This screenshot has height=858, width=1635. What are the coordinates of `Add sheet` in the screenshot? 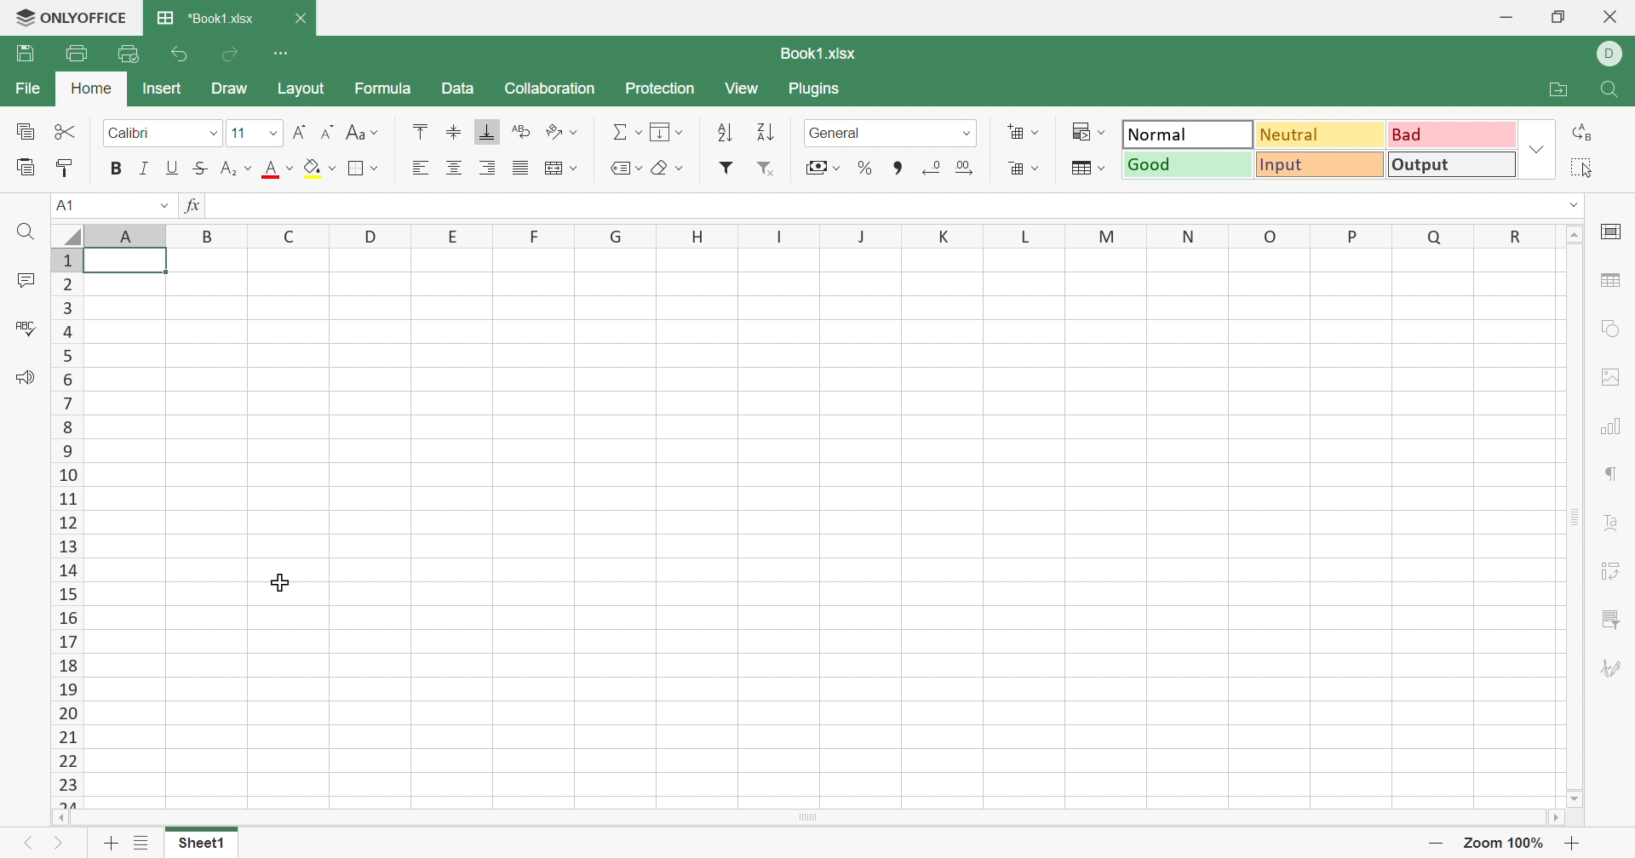 It's located at (111, 842).